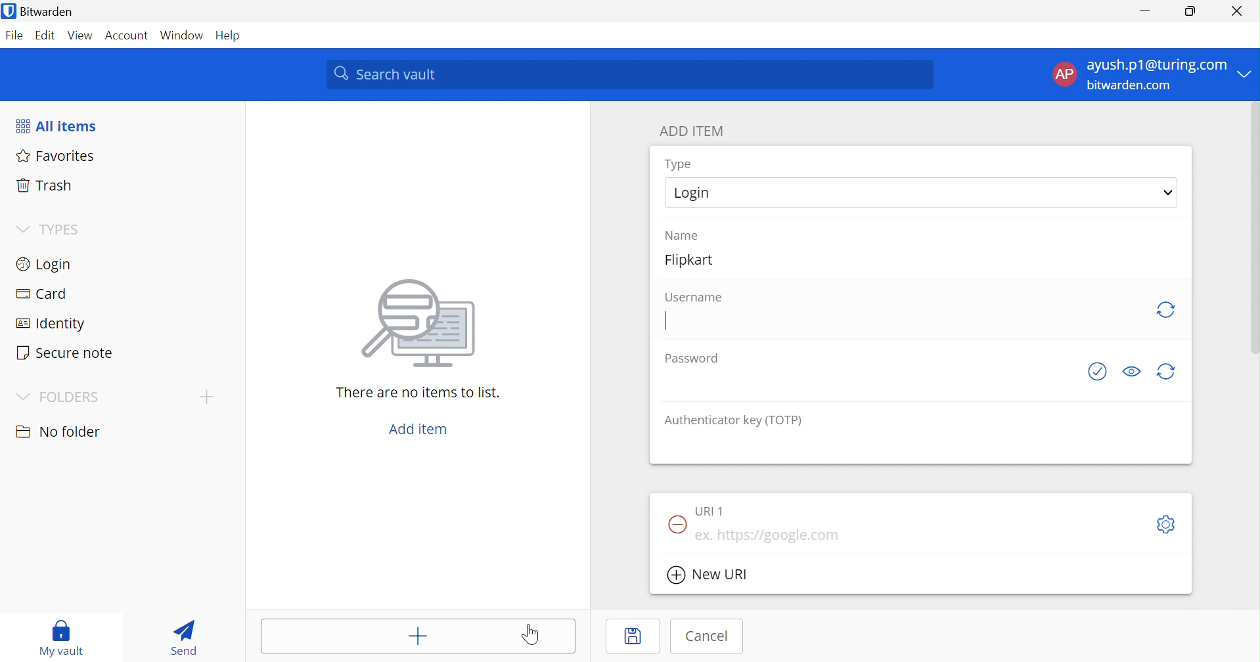 The width and height of the screenshot is (1260, 662). Describe the element at coordinates (58, 125) in the screenshot. I see `All items` at that location.